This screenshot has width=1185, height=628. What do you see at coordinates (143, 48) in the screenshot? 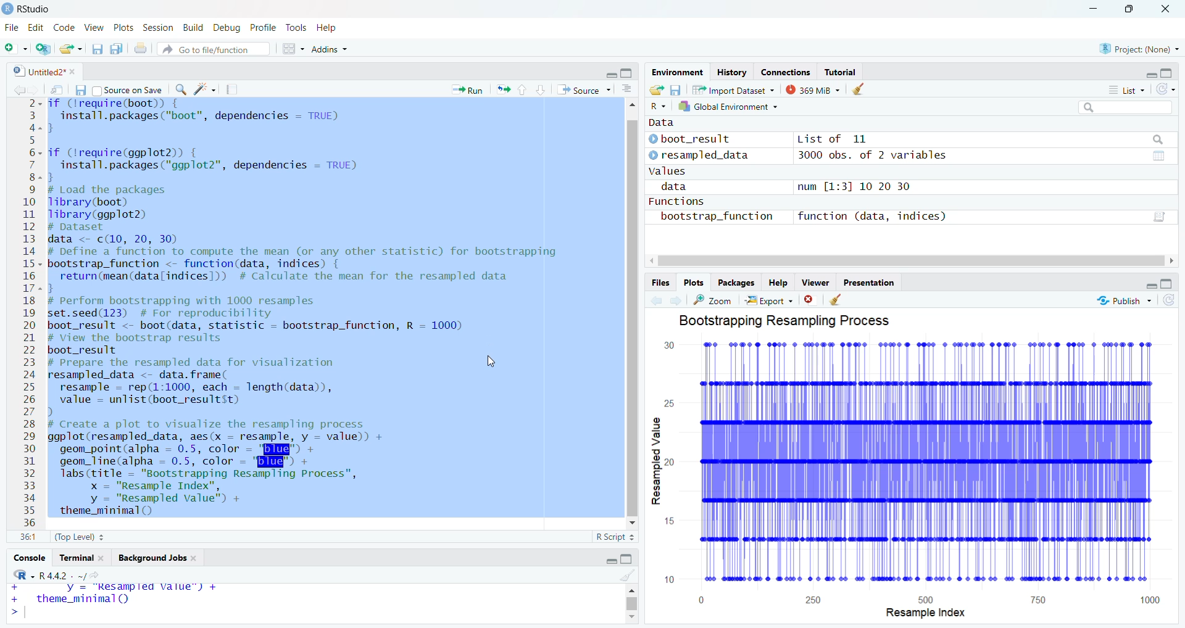
I see `print the current file` at bounding box center [143, 48].